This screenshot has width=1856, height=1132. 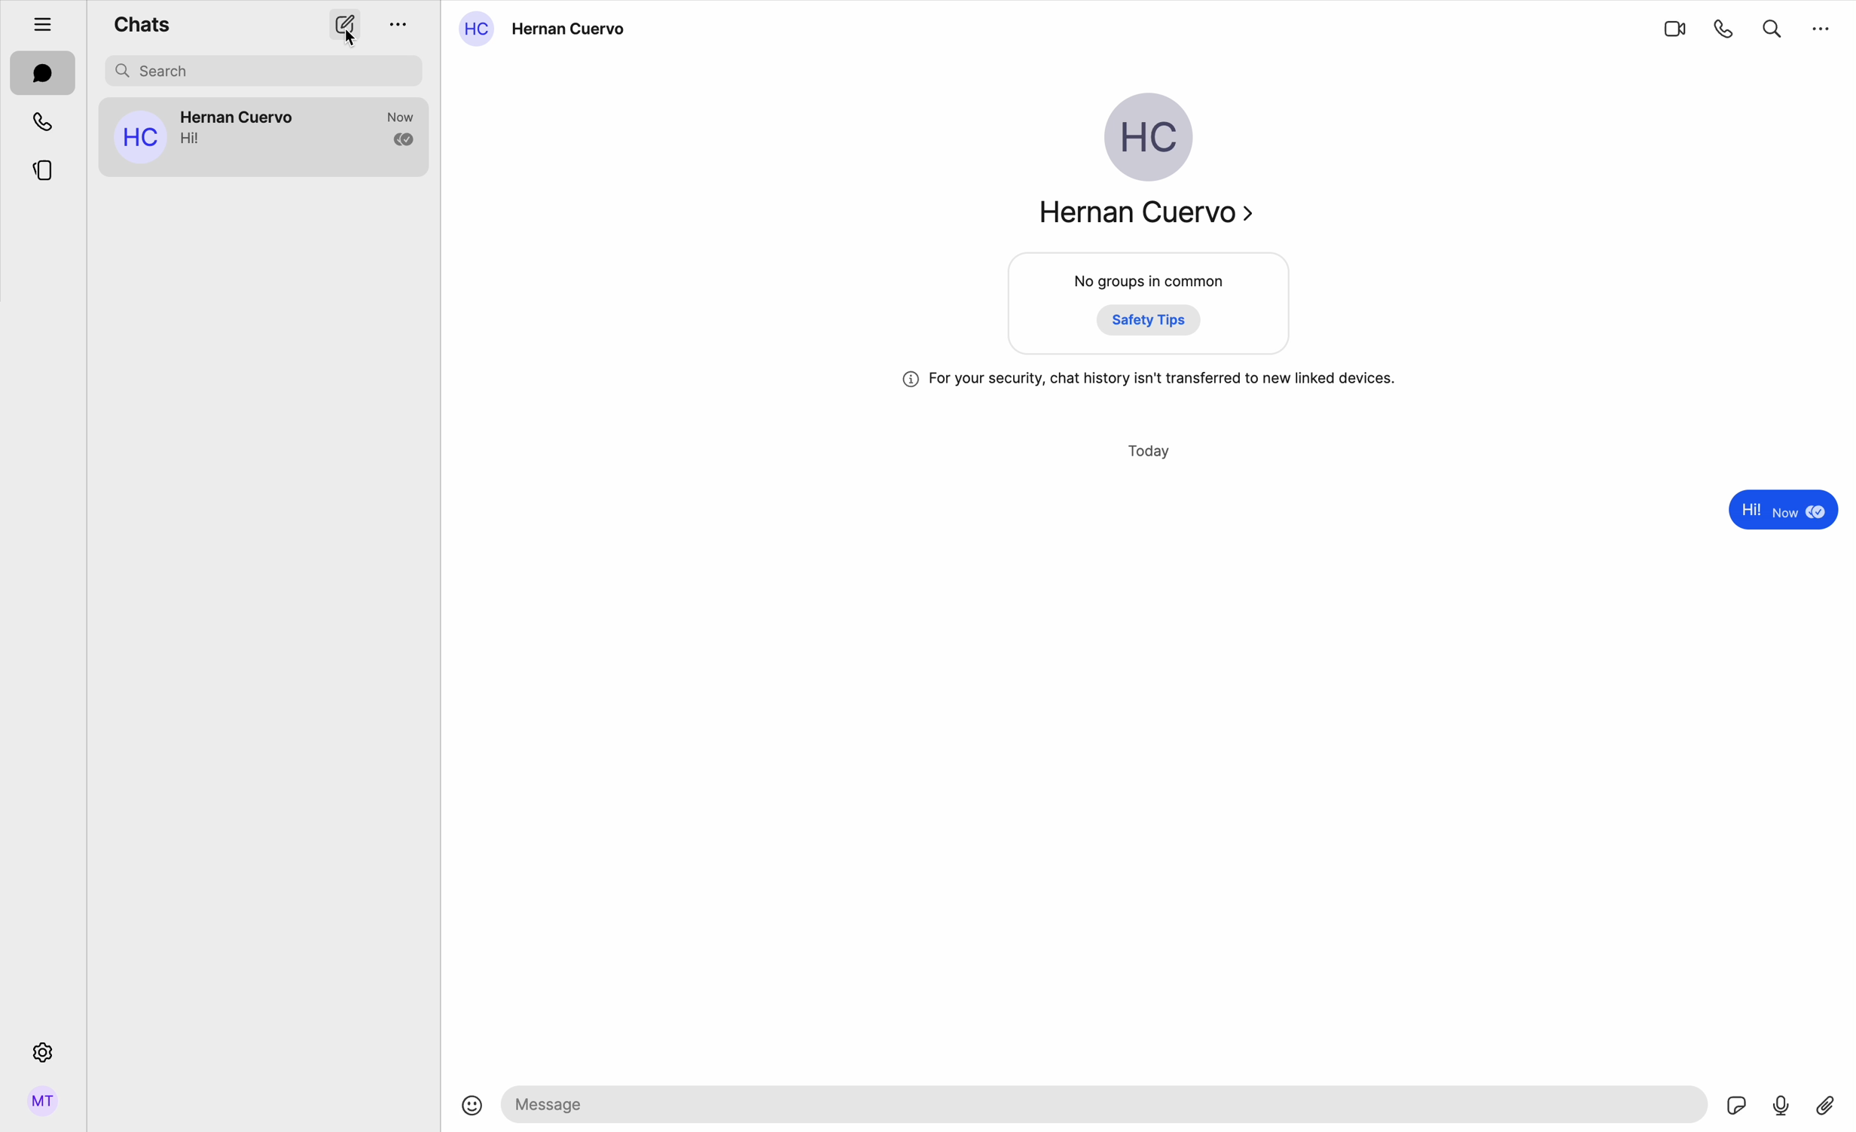 I want to click on safety message, so click(x=1149, y=380).